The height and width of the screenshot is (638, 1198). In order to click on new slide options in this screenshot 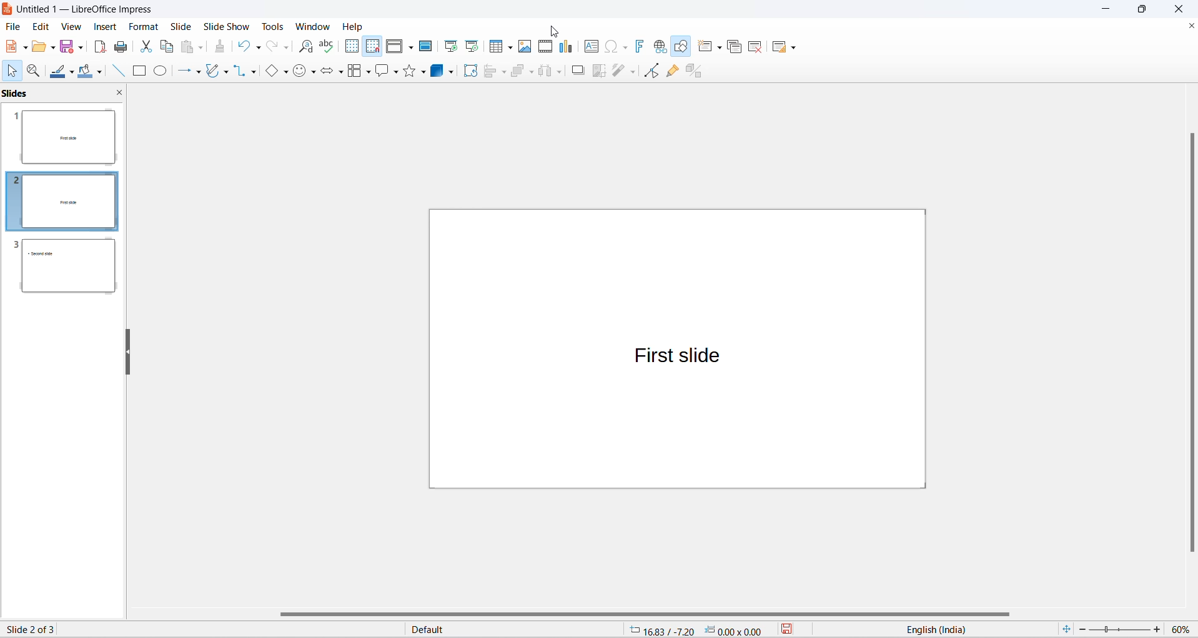, I will do `click(719, 48)`.